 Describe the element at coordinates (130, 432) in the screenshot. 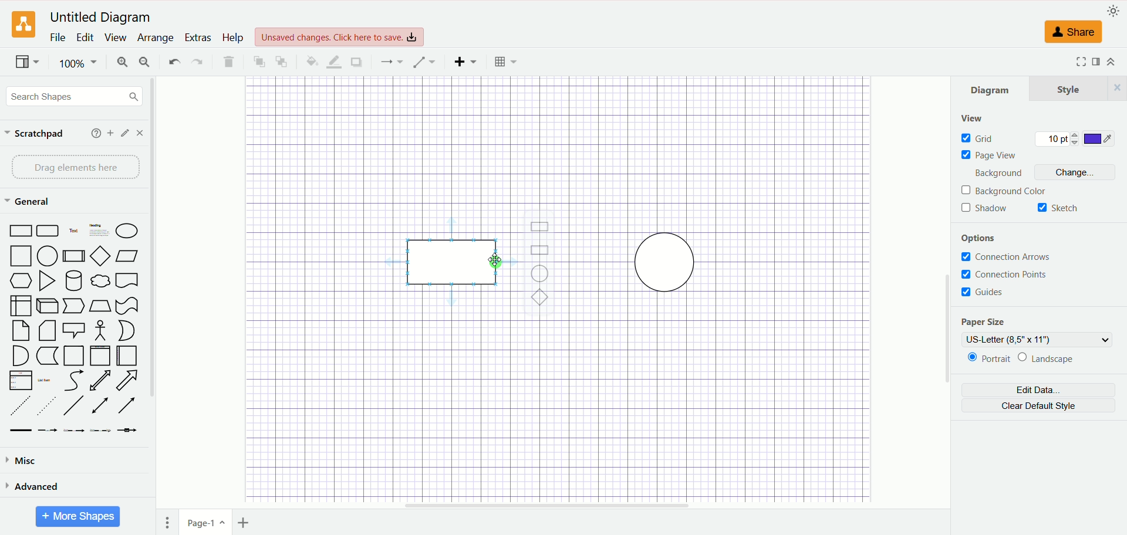

I see `Connector with Icon Symbol` at that location.